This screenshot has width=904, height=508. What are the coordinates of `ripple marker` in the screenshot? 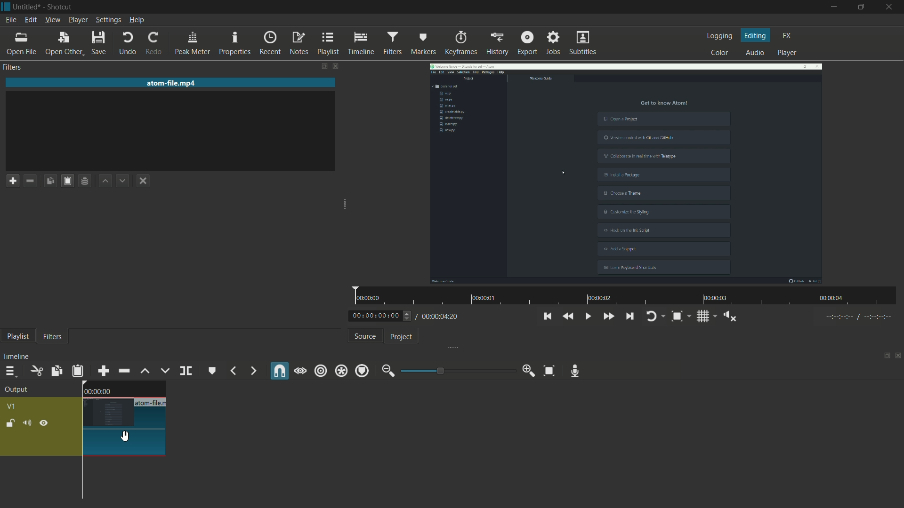 It's located at (362, 371).